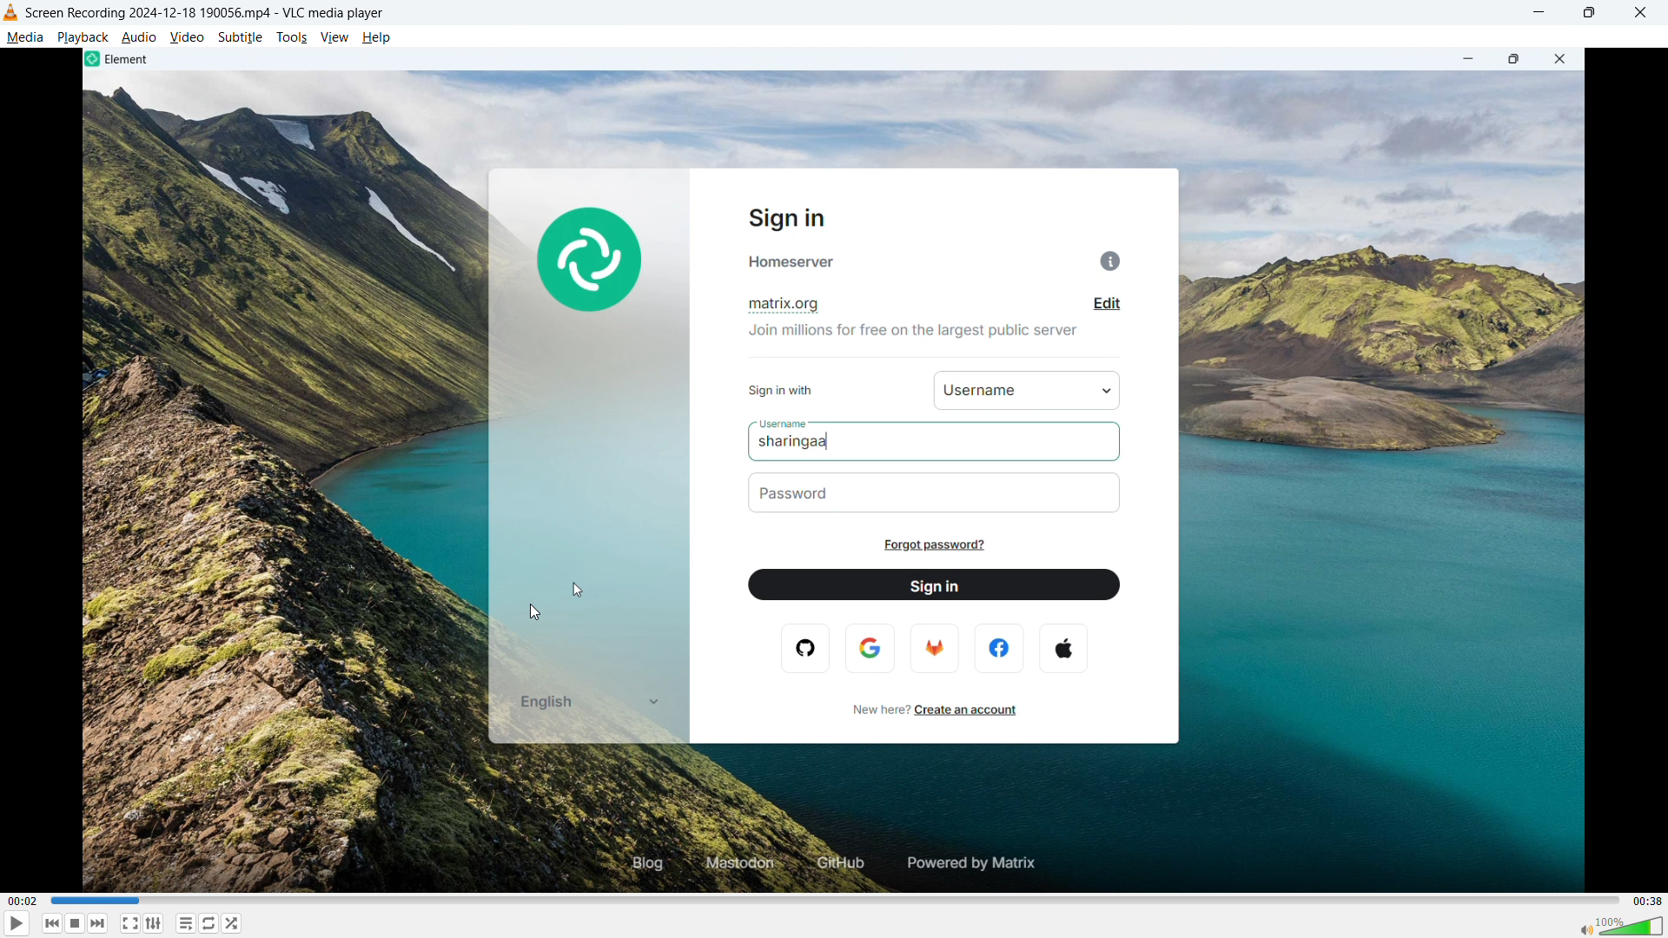  I want to click on Username, so click(976, 391).